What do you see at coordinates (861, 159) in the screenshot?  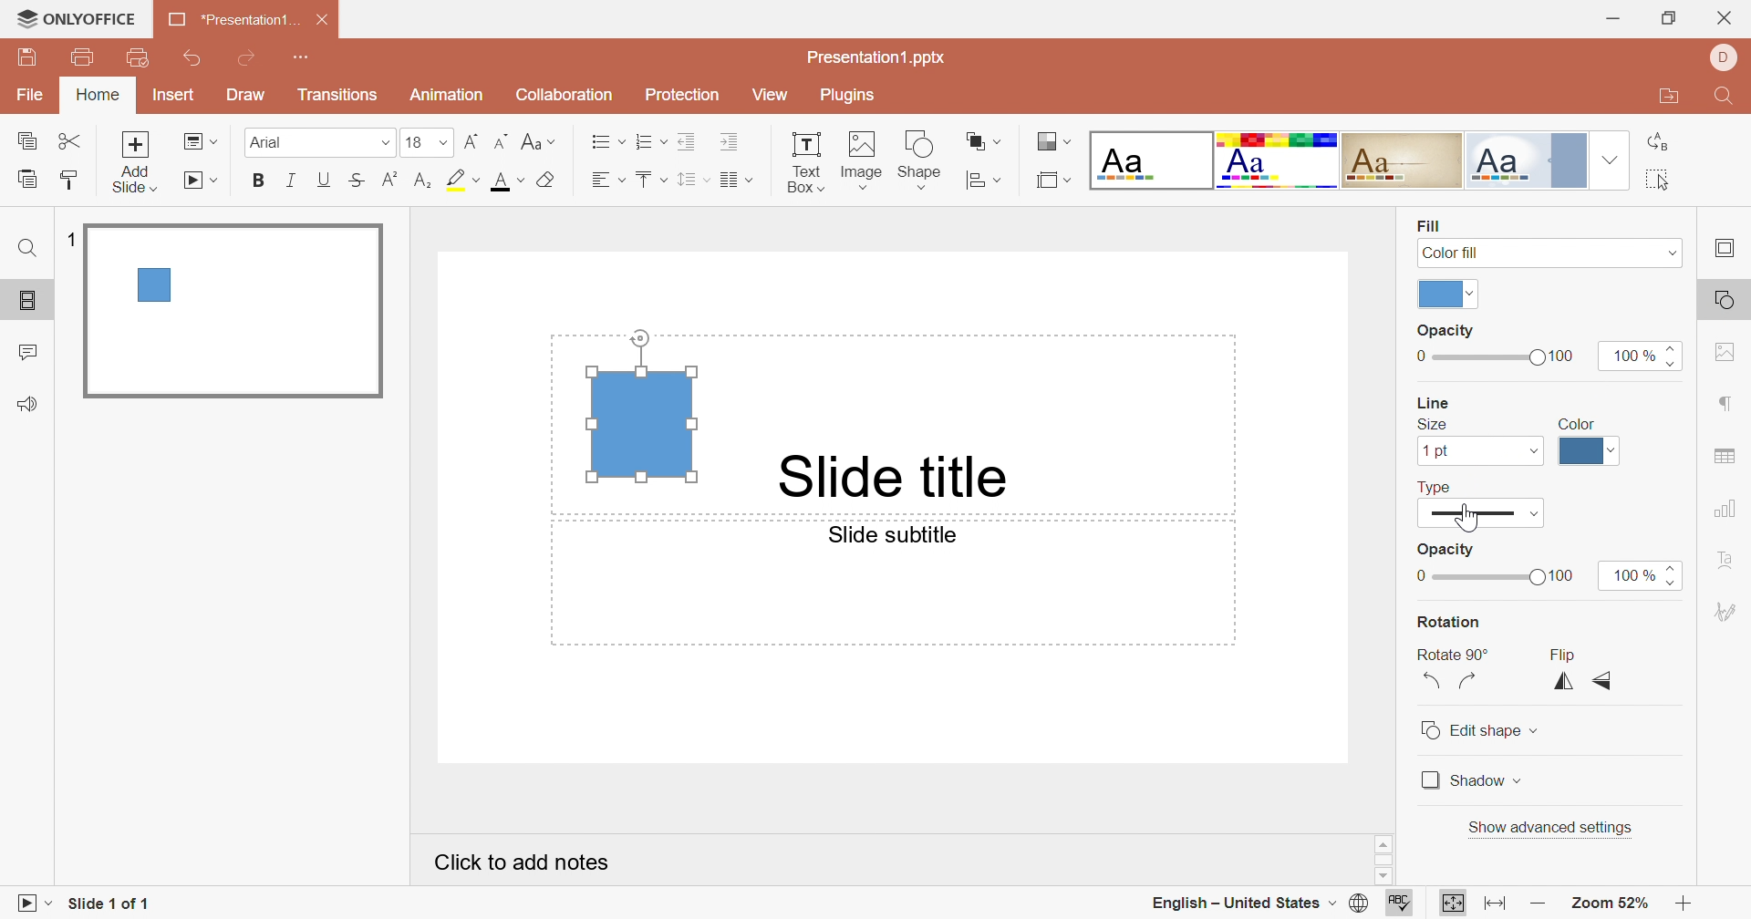 I see `Images` at bounding box center [861, 159].